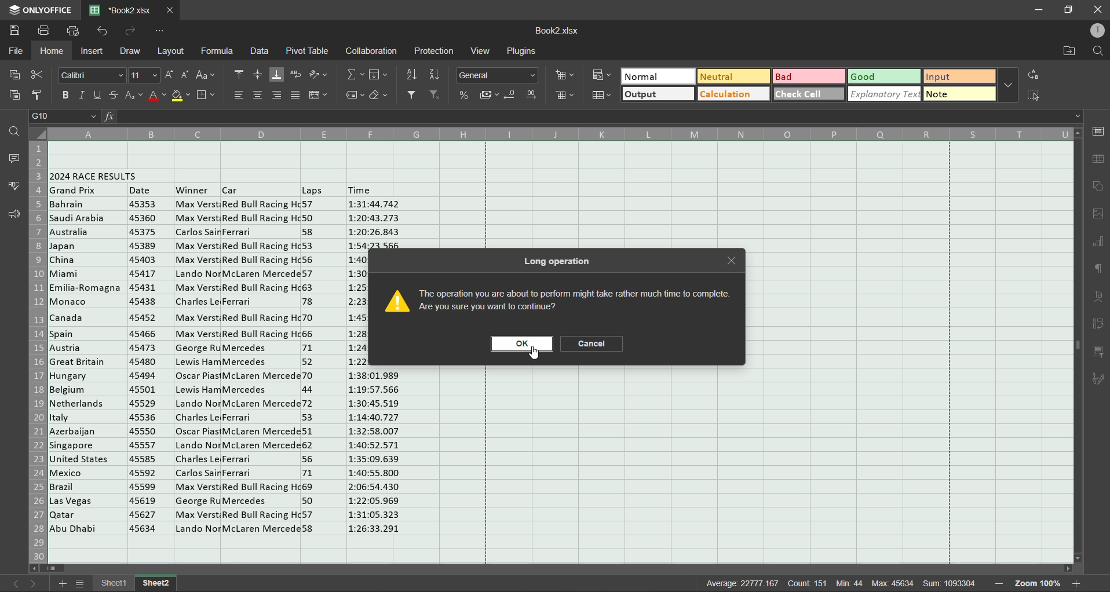 The image size is (1110, 592). What do you see at coordinates (807, 78) in the screenshot?
I see `bad` at bounding box center [807, 78].